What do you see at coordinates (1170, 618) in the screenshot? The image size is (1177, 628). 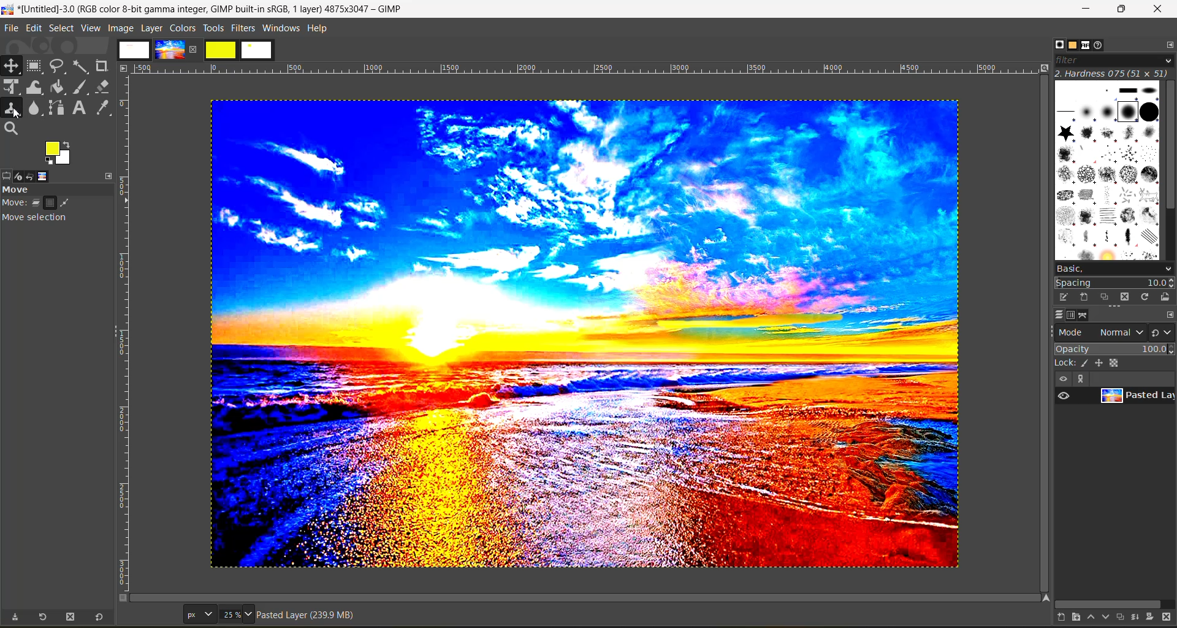 I see `delete this layer` at bounding box center [1170, 618].